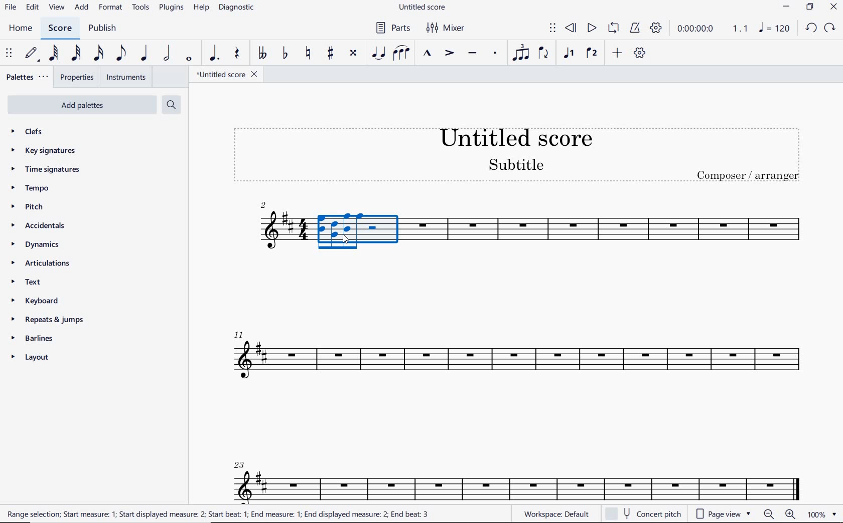  I want to click on HALF NOTE, so click(168, 54).